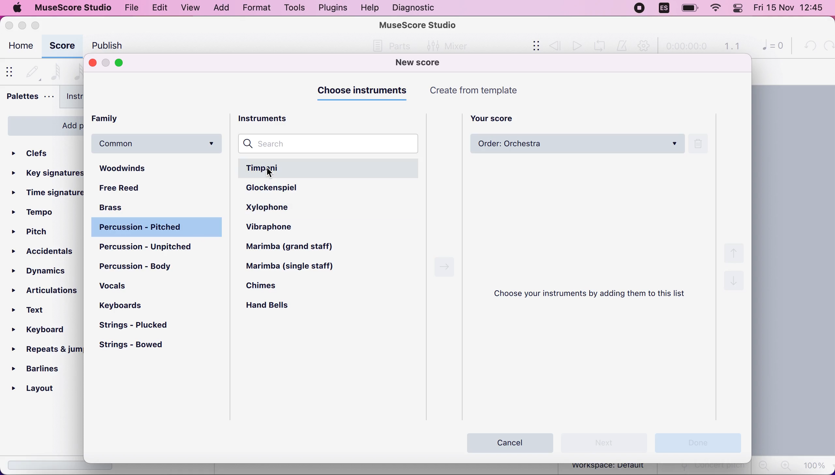 The image size is (835, 475). What do you see at coordinates (190, 8) in the screenshot?
I see `view` at bounding box center [190, 8].